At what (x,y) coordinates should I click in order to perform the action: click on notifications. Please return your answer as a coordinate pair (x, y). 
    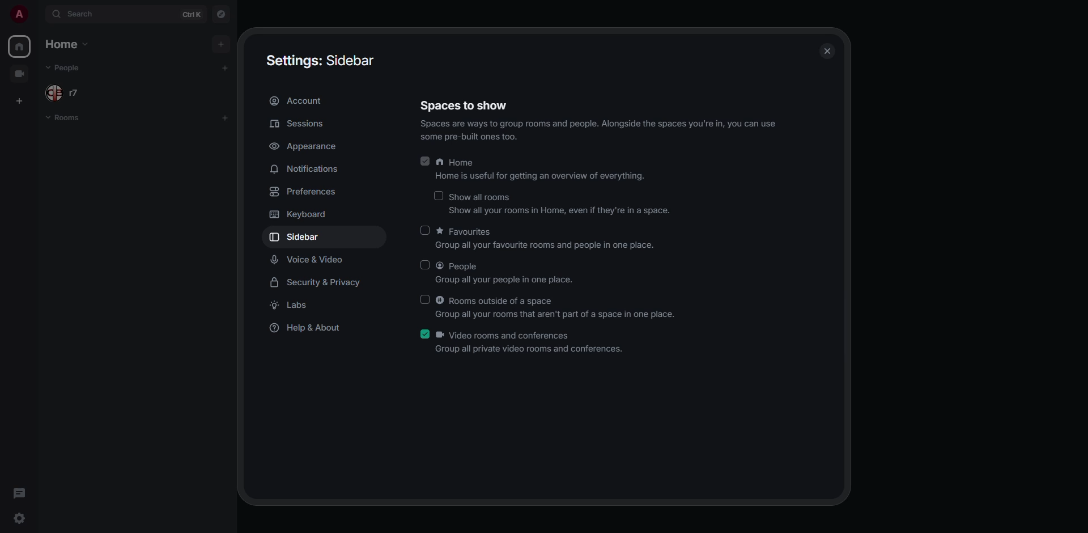
    Looking at the image, I should click on (303, 168).